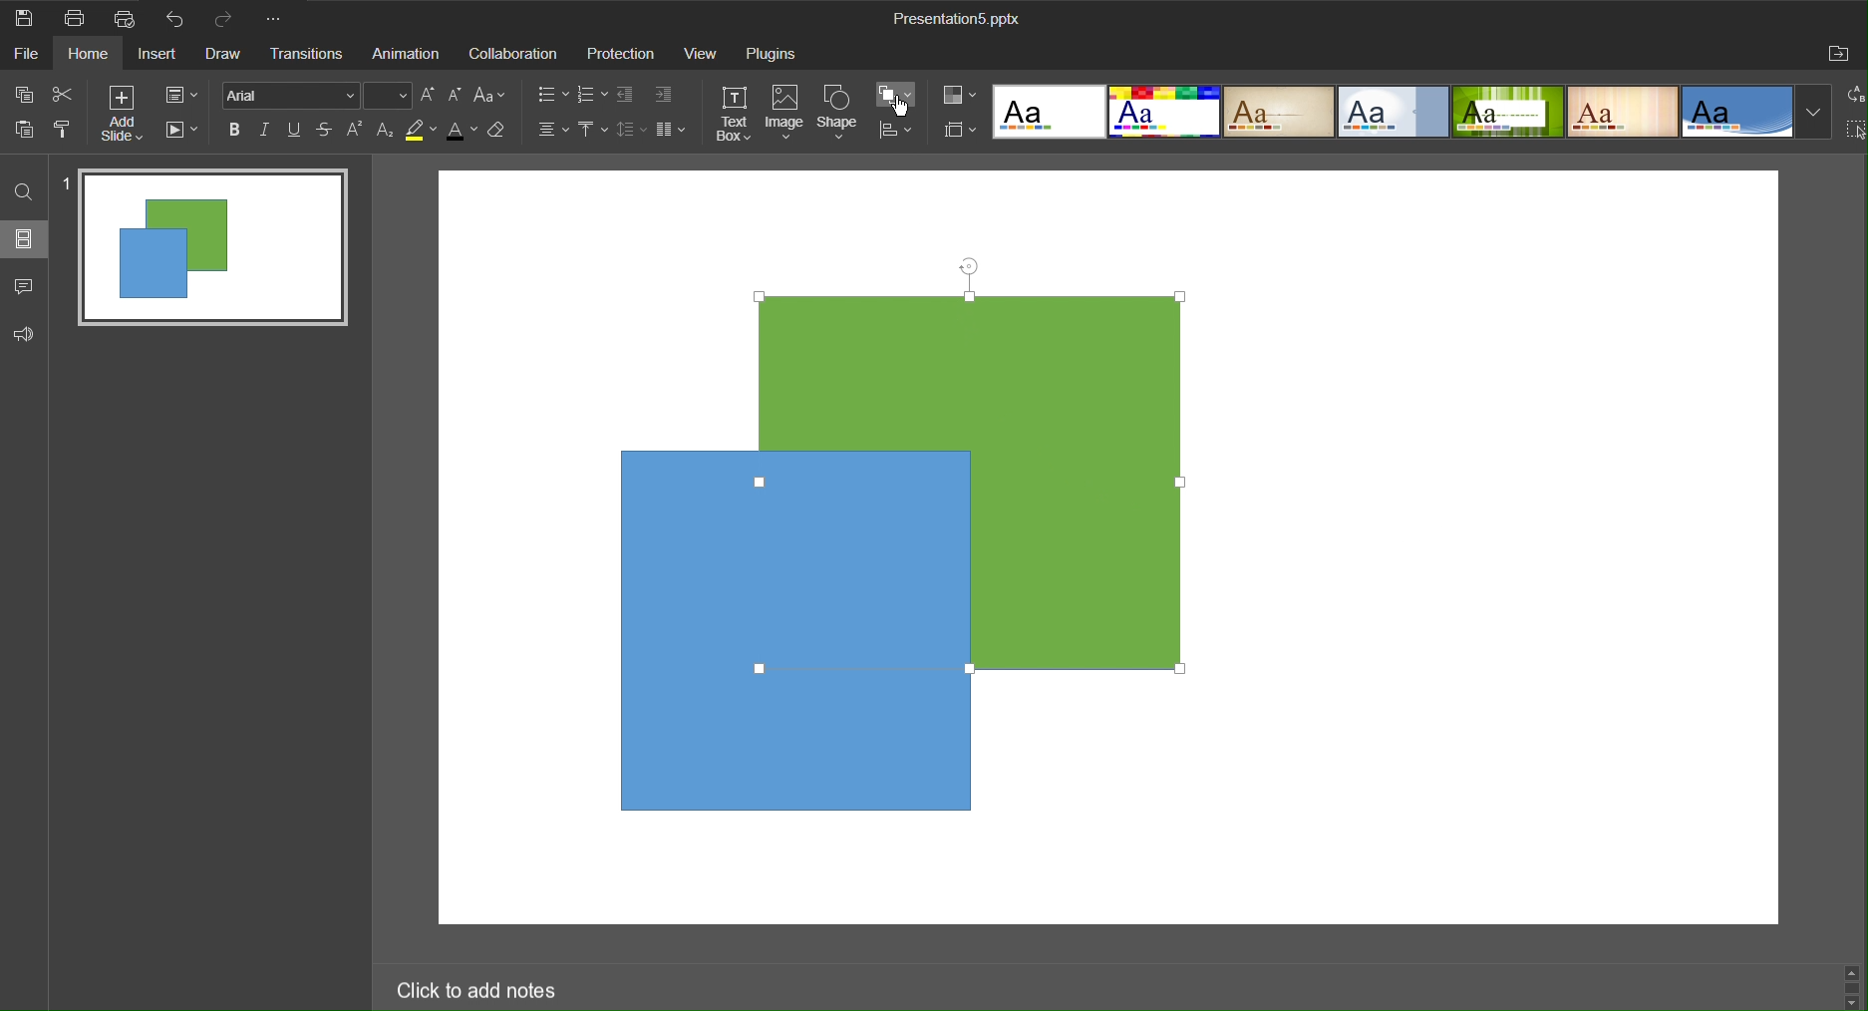 The height and width of the screenshot is (1011, 1868). I want to click on Line Spacing, so click(633, 132).